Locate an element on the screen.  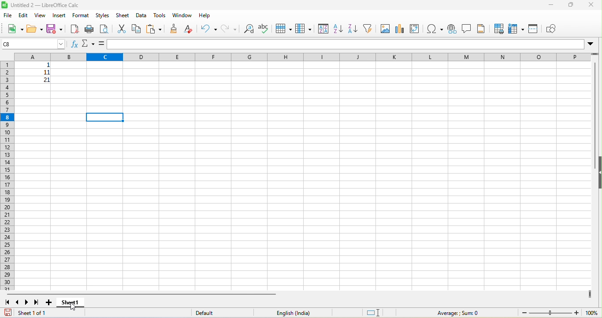
sheet is located at coordinates (123, 15).